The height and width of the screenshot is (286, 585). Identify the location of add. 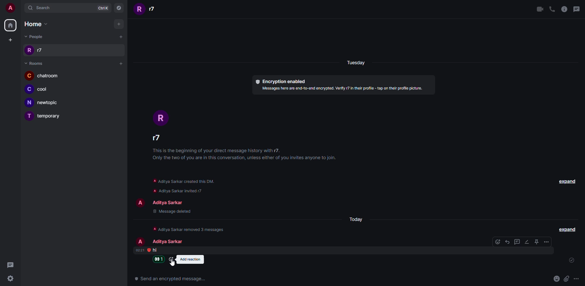
(120, 24).